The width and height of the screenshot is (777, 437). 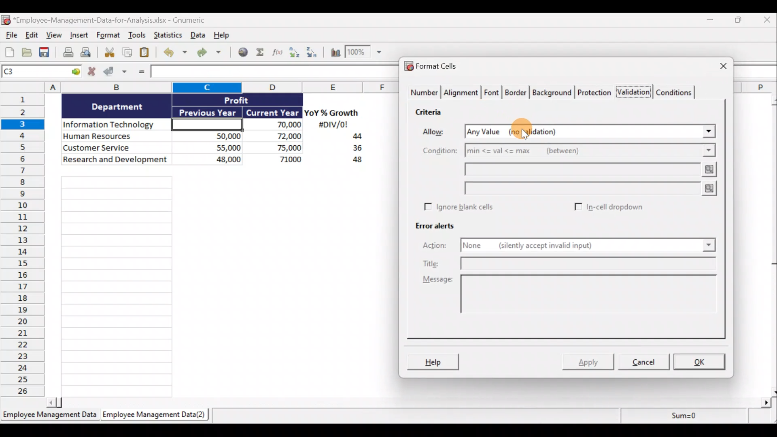 What do you see at coordinates (10, 52) in the screenshot?
I see `Create new workbook` at bounding box center [10, 52].